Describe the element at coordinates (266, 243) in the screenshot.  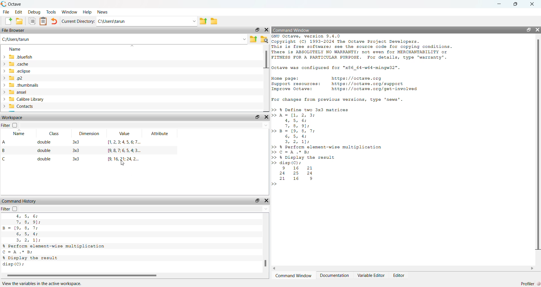
I see `Scroll` at that location.